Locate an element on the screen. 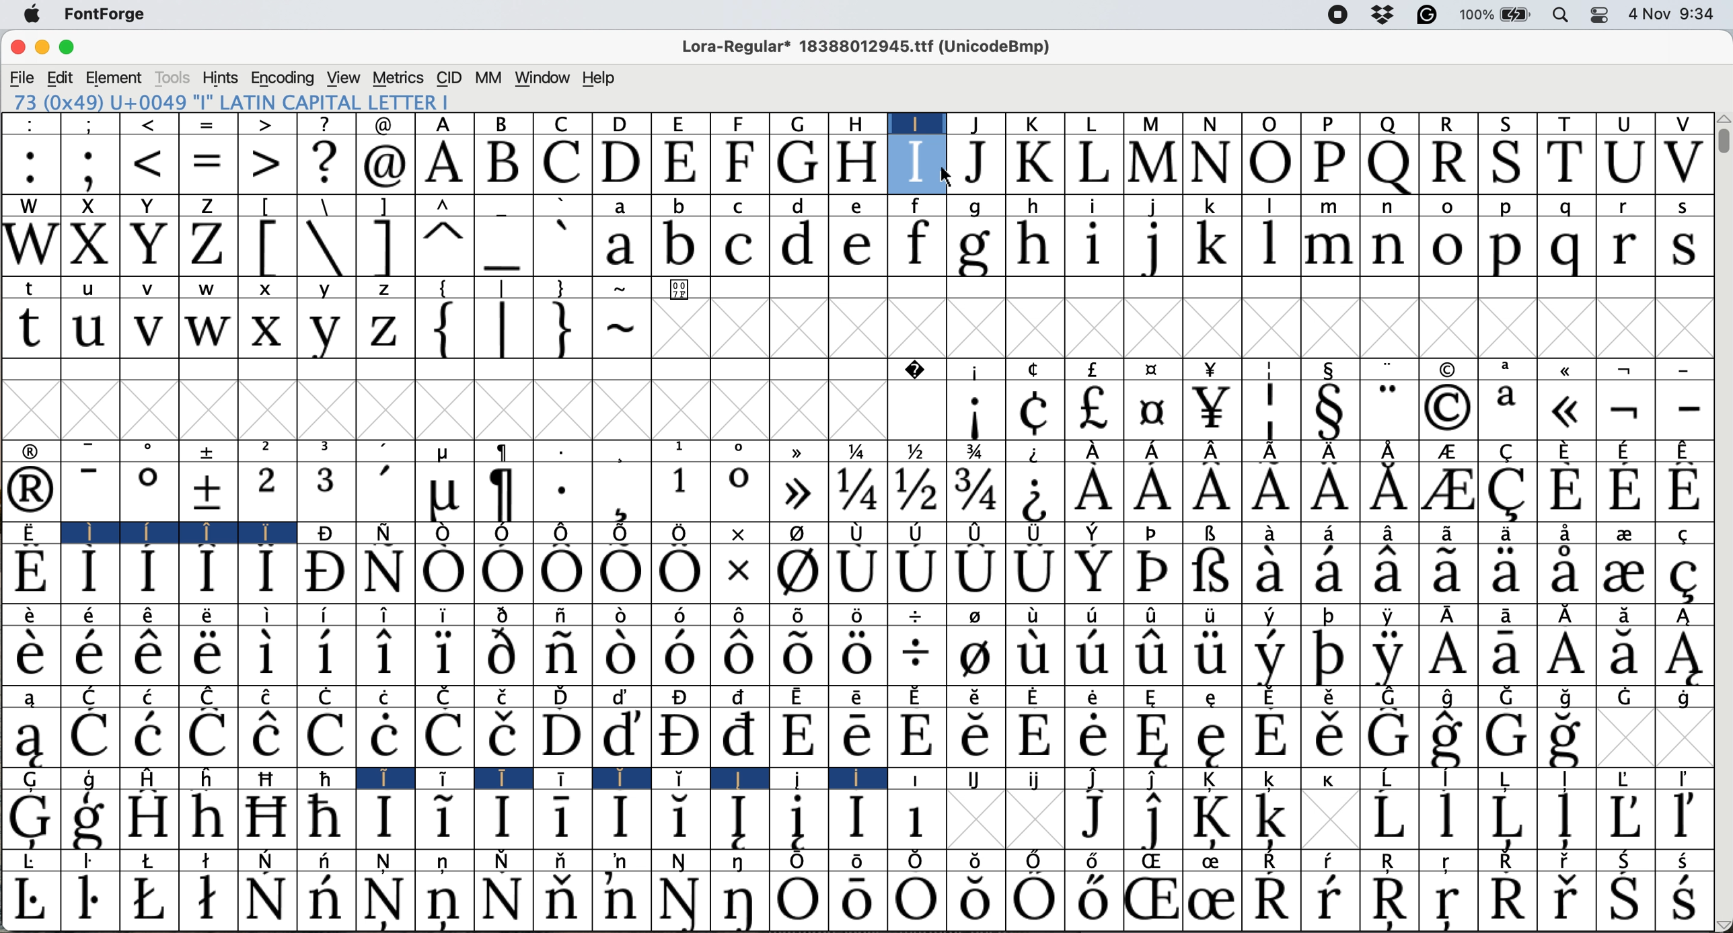  Symbol is located at coordinates (1446, 407).